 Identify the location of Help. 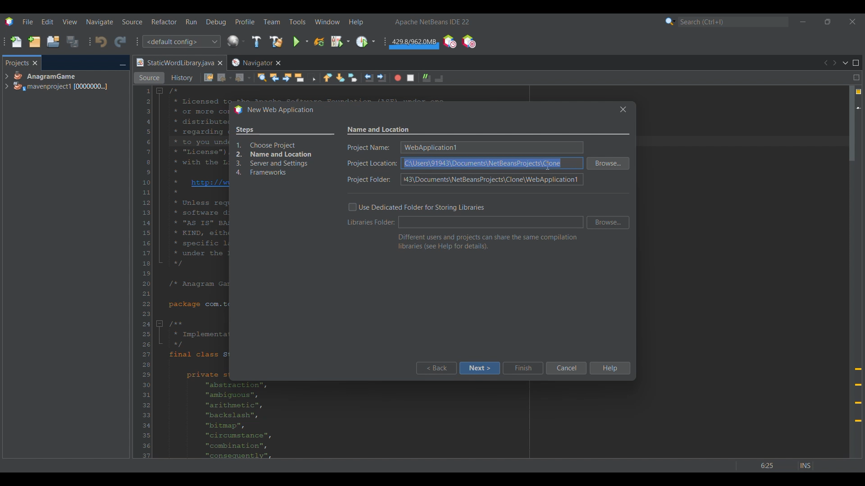
(609, 368).